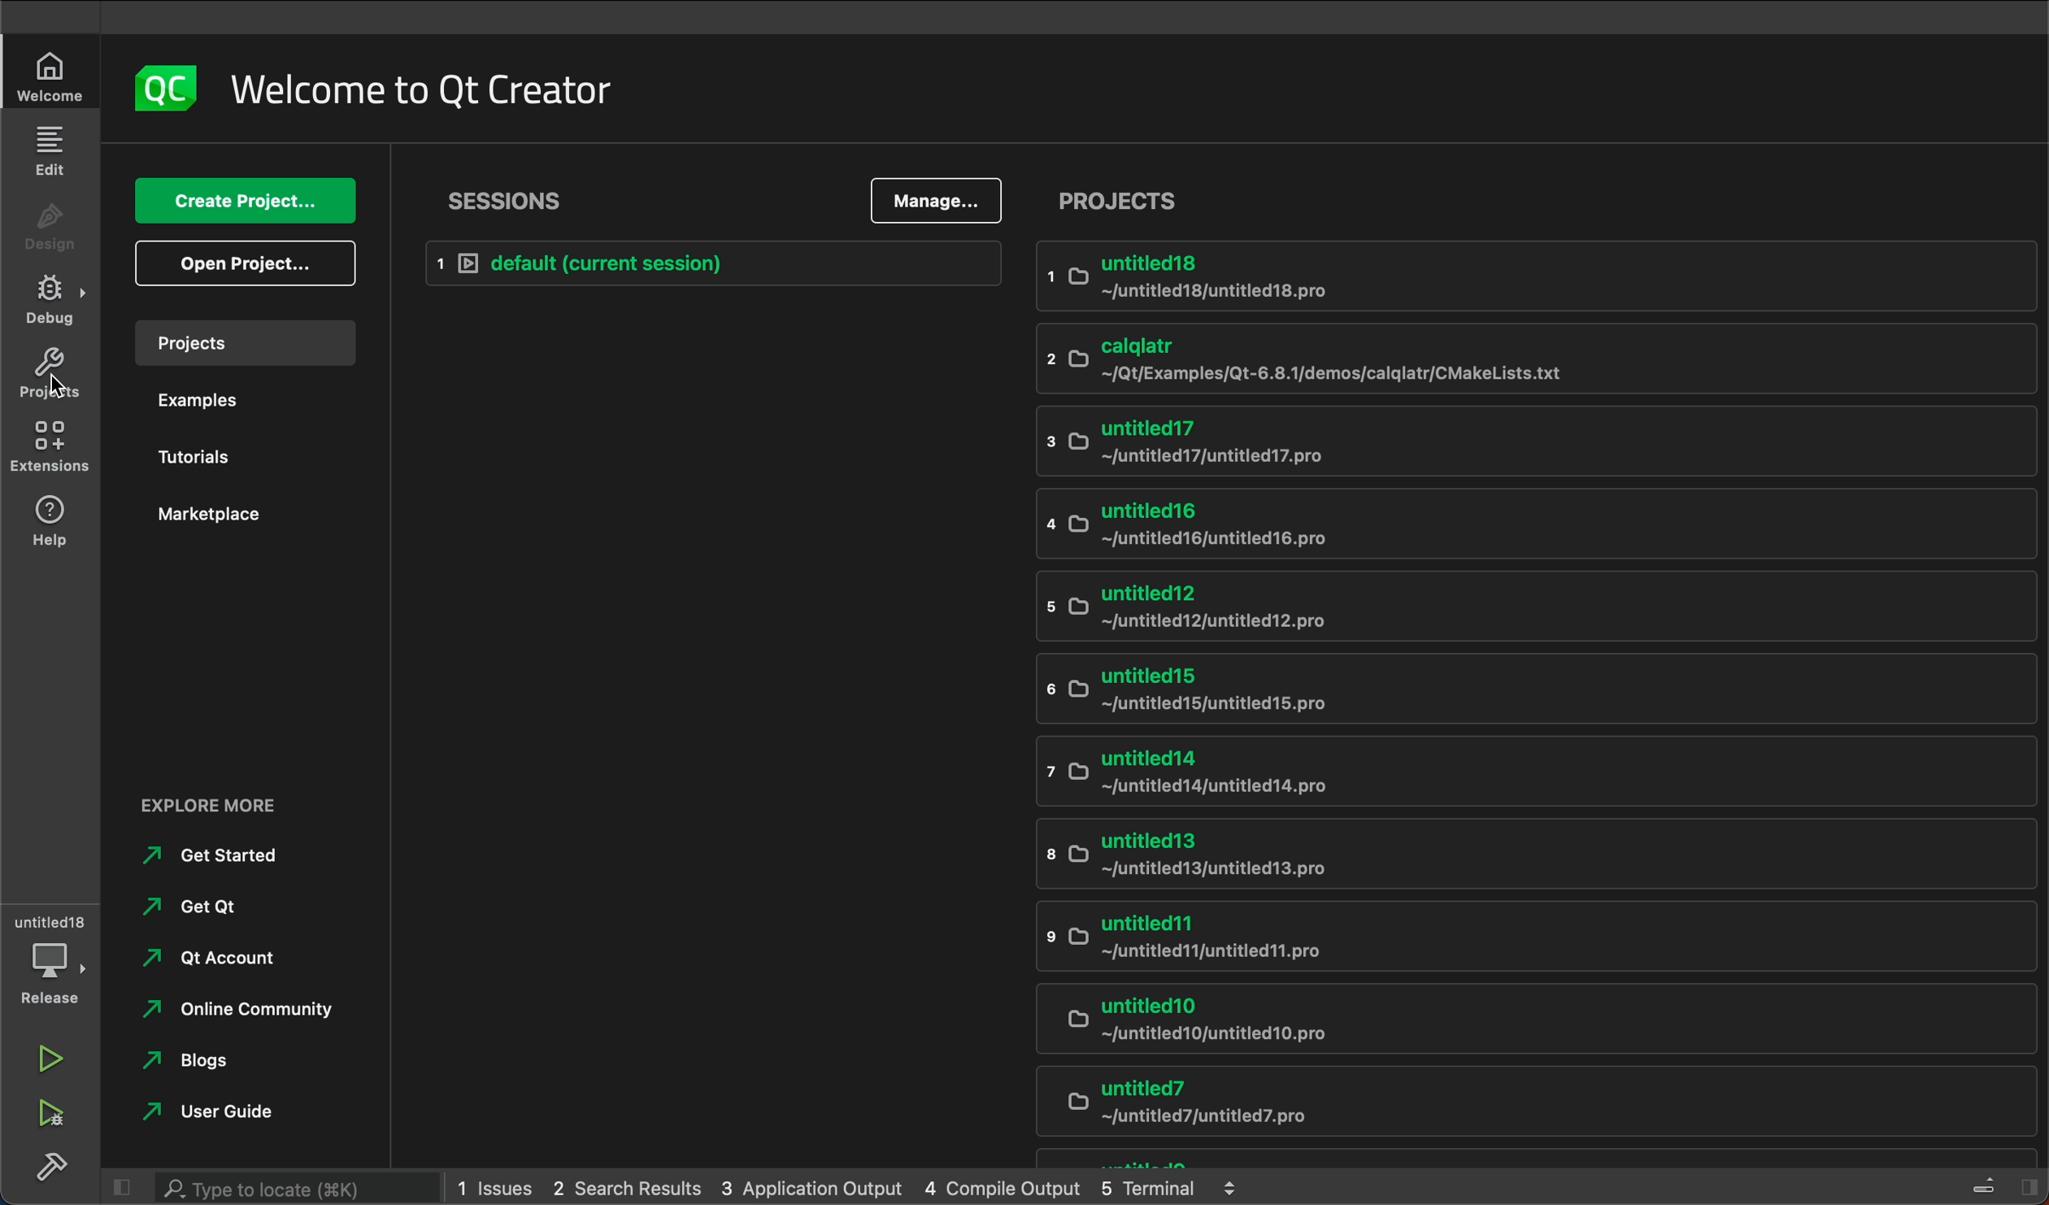 This screenshot has width=2049, height=1205. I want to click on project list, so click(1540, 191).